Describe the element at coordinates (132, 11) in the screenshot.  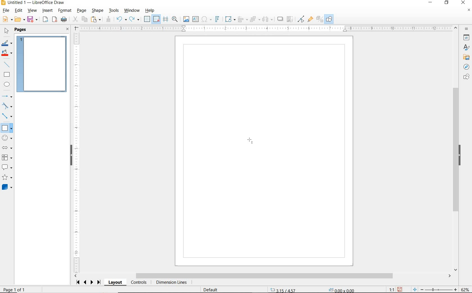
I see `WINDOW` at that location.